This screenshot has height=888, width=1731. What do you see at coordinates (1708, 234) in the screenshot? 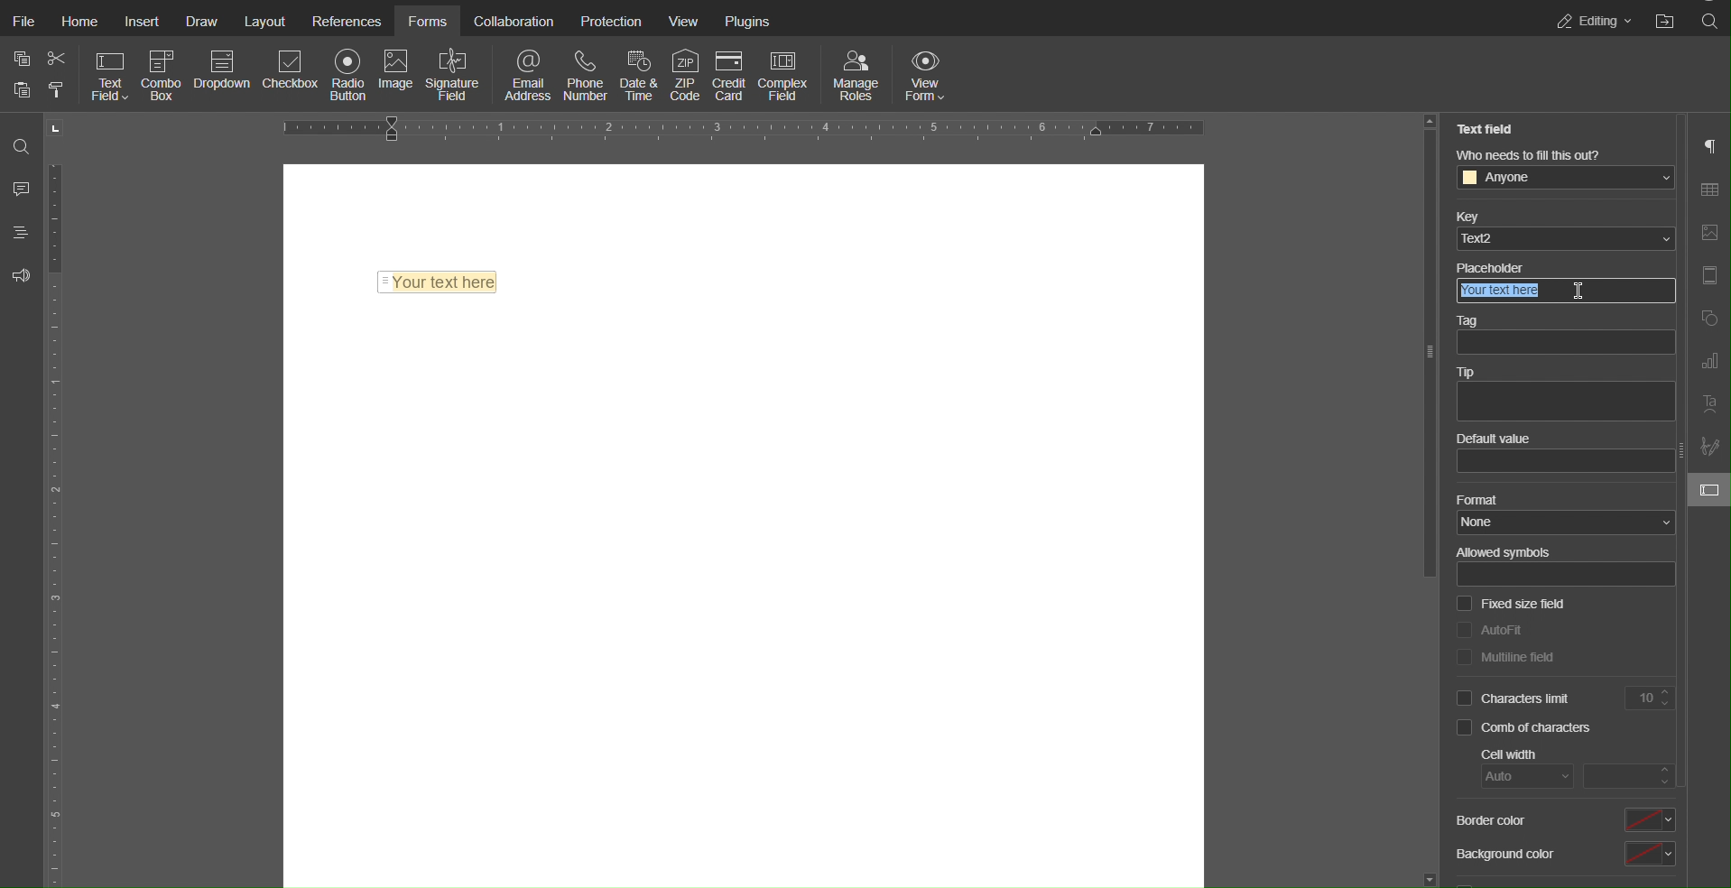
I see `Image Settings` at bounding box center [1708, 234].